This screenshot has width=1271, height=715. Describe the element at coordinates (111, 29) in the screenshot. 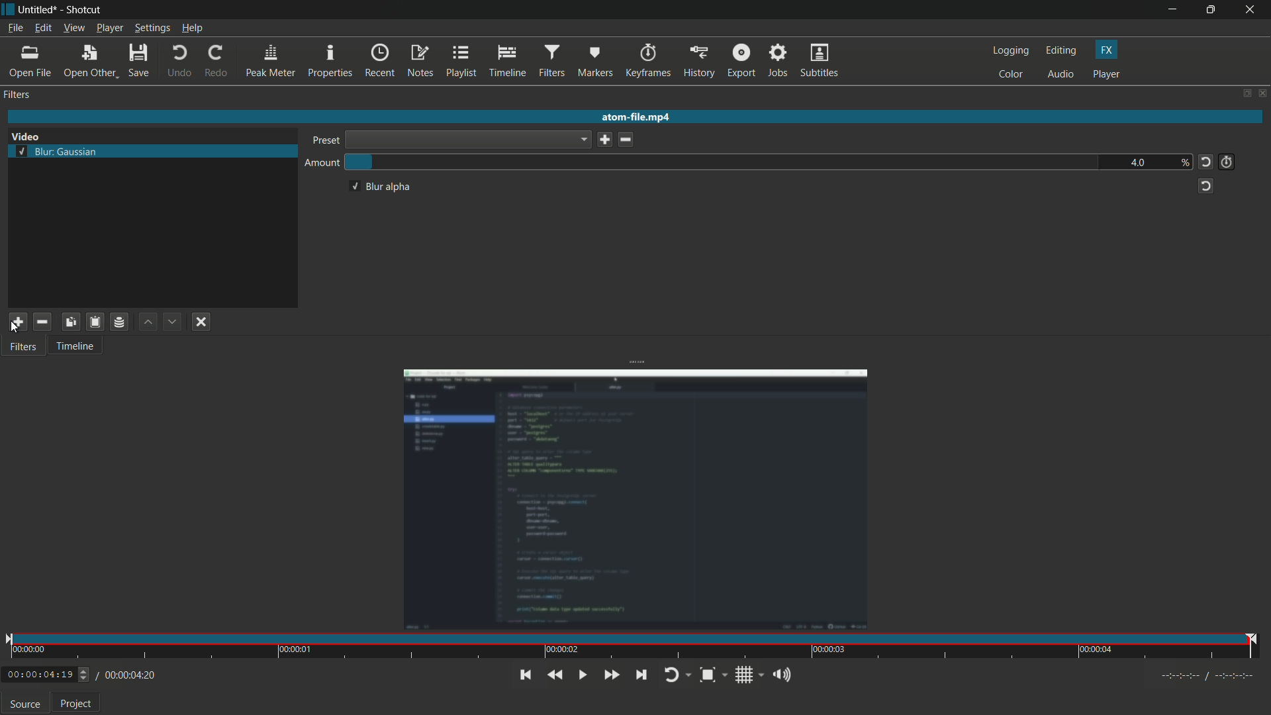

I see `player menu` at that location.